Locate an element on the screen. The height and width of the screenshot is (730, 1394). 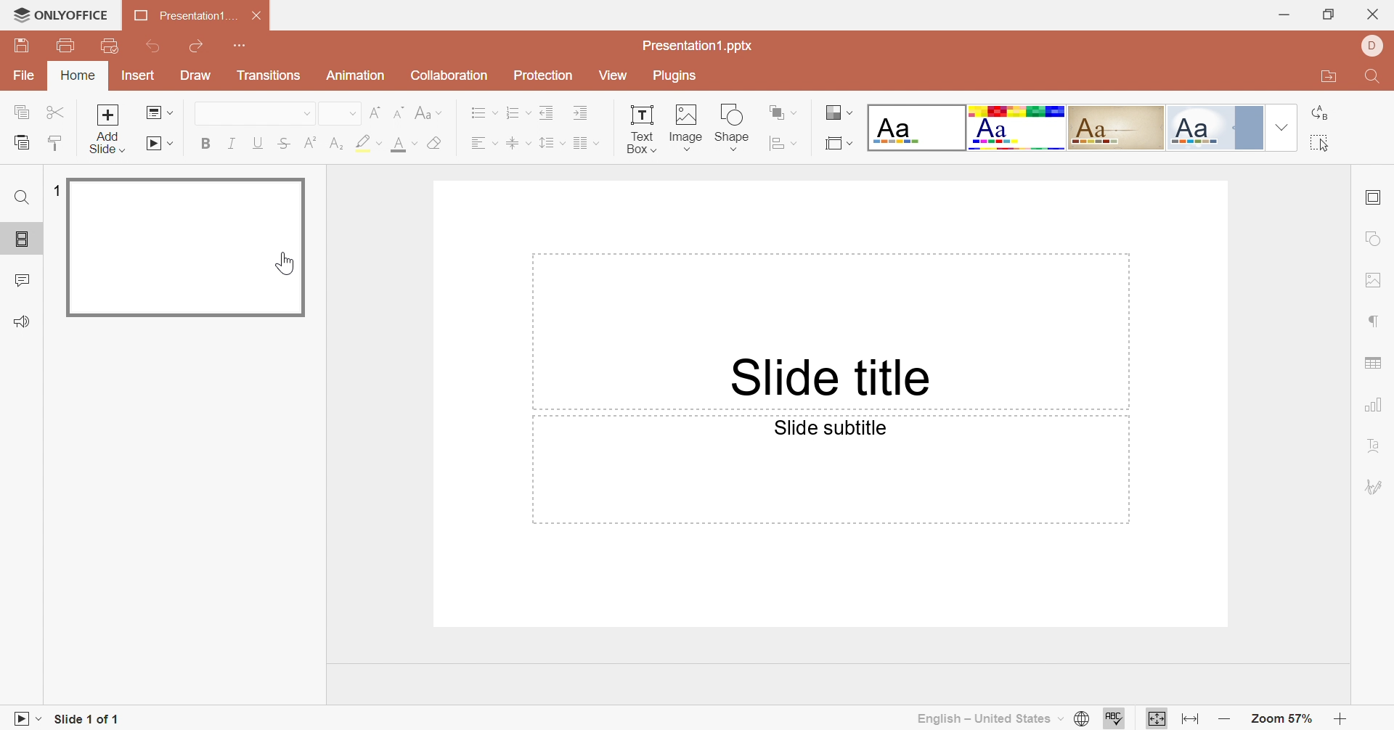
Transitions is located at coordinates (269, 75).